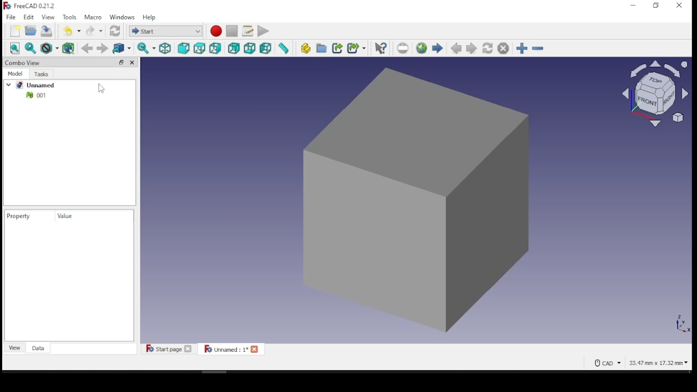  I want to click on macros, so click(247, 30).